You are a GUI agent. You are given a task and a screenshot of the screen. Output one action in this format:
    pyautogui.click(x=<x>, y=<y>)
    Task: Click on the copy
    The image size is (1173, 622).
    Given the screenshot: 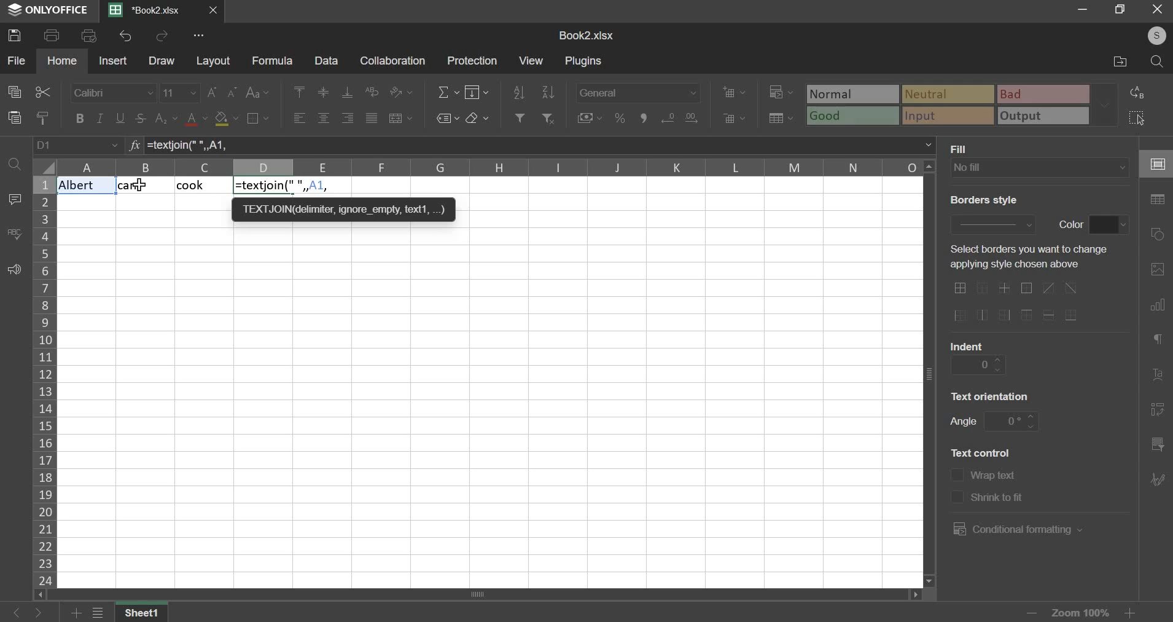 What is the action you would take?
    pyautogui.click(x=14, y=92)
    